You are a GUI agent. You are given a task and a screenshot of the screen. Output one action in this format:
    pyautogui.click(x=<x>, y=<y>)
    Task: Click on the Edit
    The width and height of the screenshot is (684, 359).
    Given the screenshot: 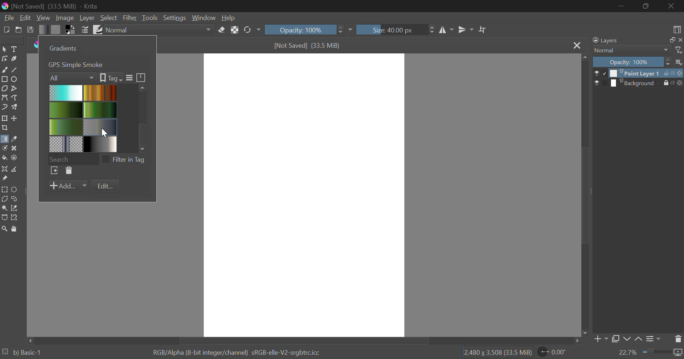 What is the action you would take?
    pyautogui.click(x=26, y=18)
    